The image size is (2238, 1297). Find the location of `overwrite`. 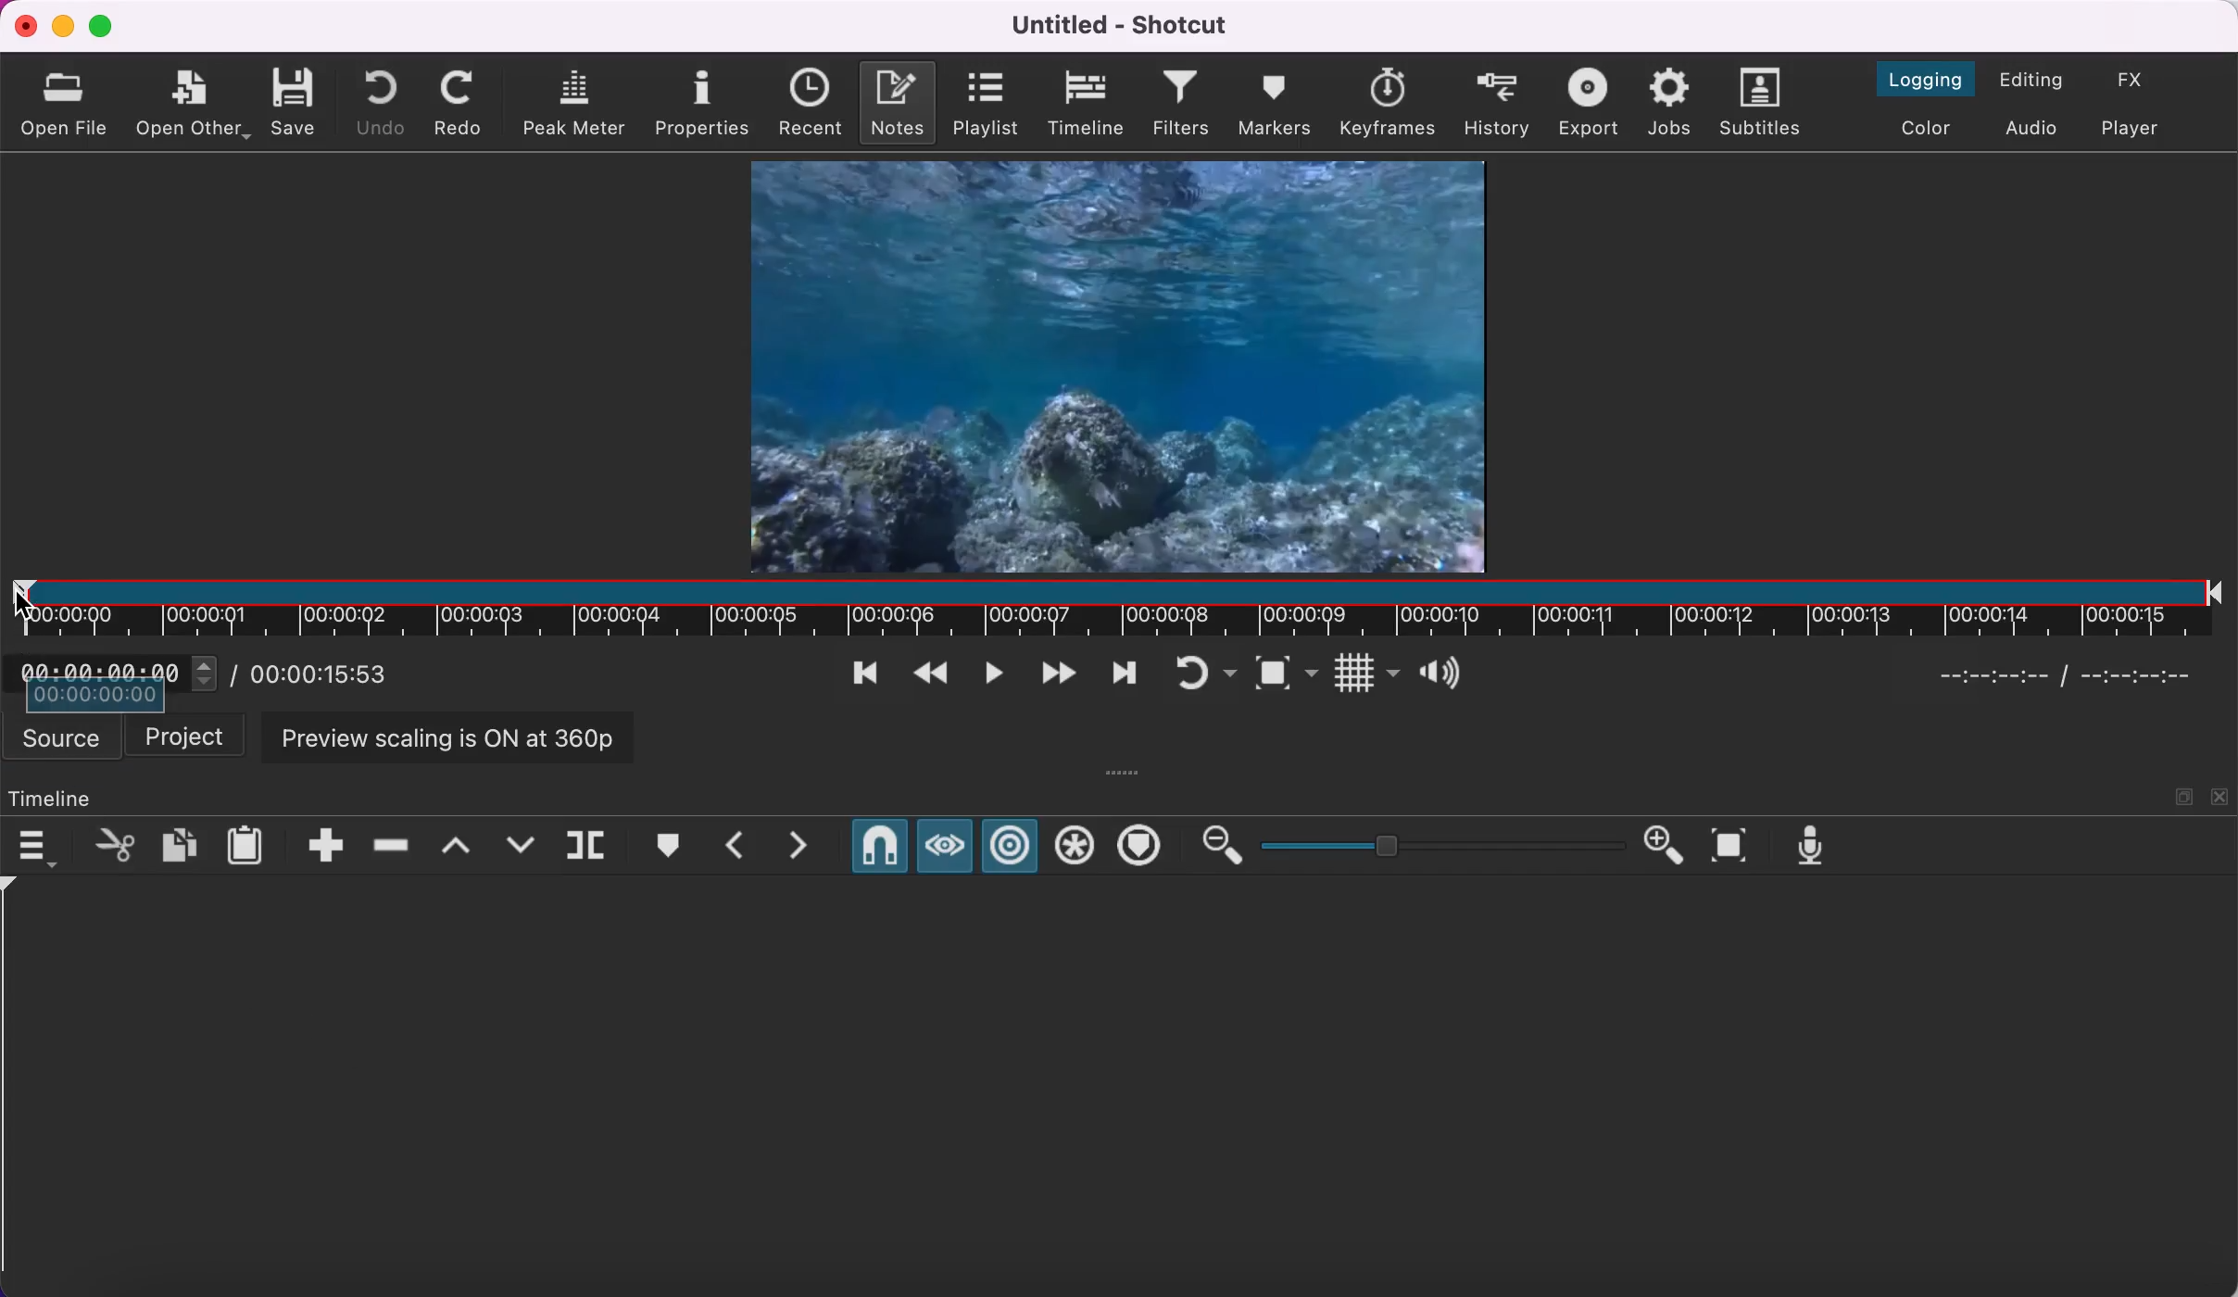

overwrite is located at coordinates (519, 845).